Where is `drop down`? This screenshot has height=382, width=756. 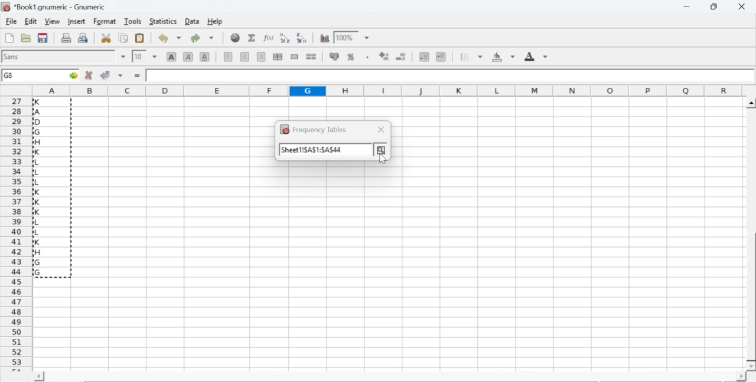
drop down is located at coordinates (367, 38).